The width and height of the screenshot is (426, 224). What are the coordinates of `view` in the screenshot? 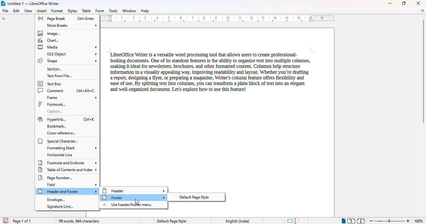 It's located at (28, 11).